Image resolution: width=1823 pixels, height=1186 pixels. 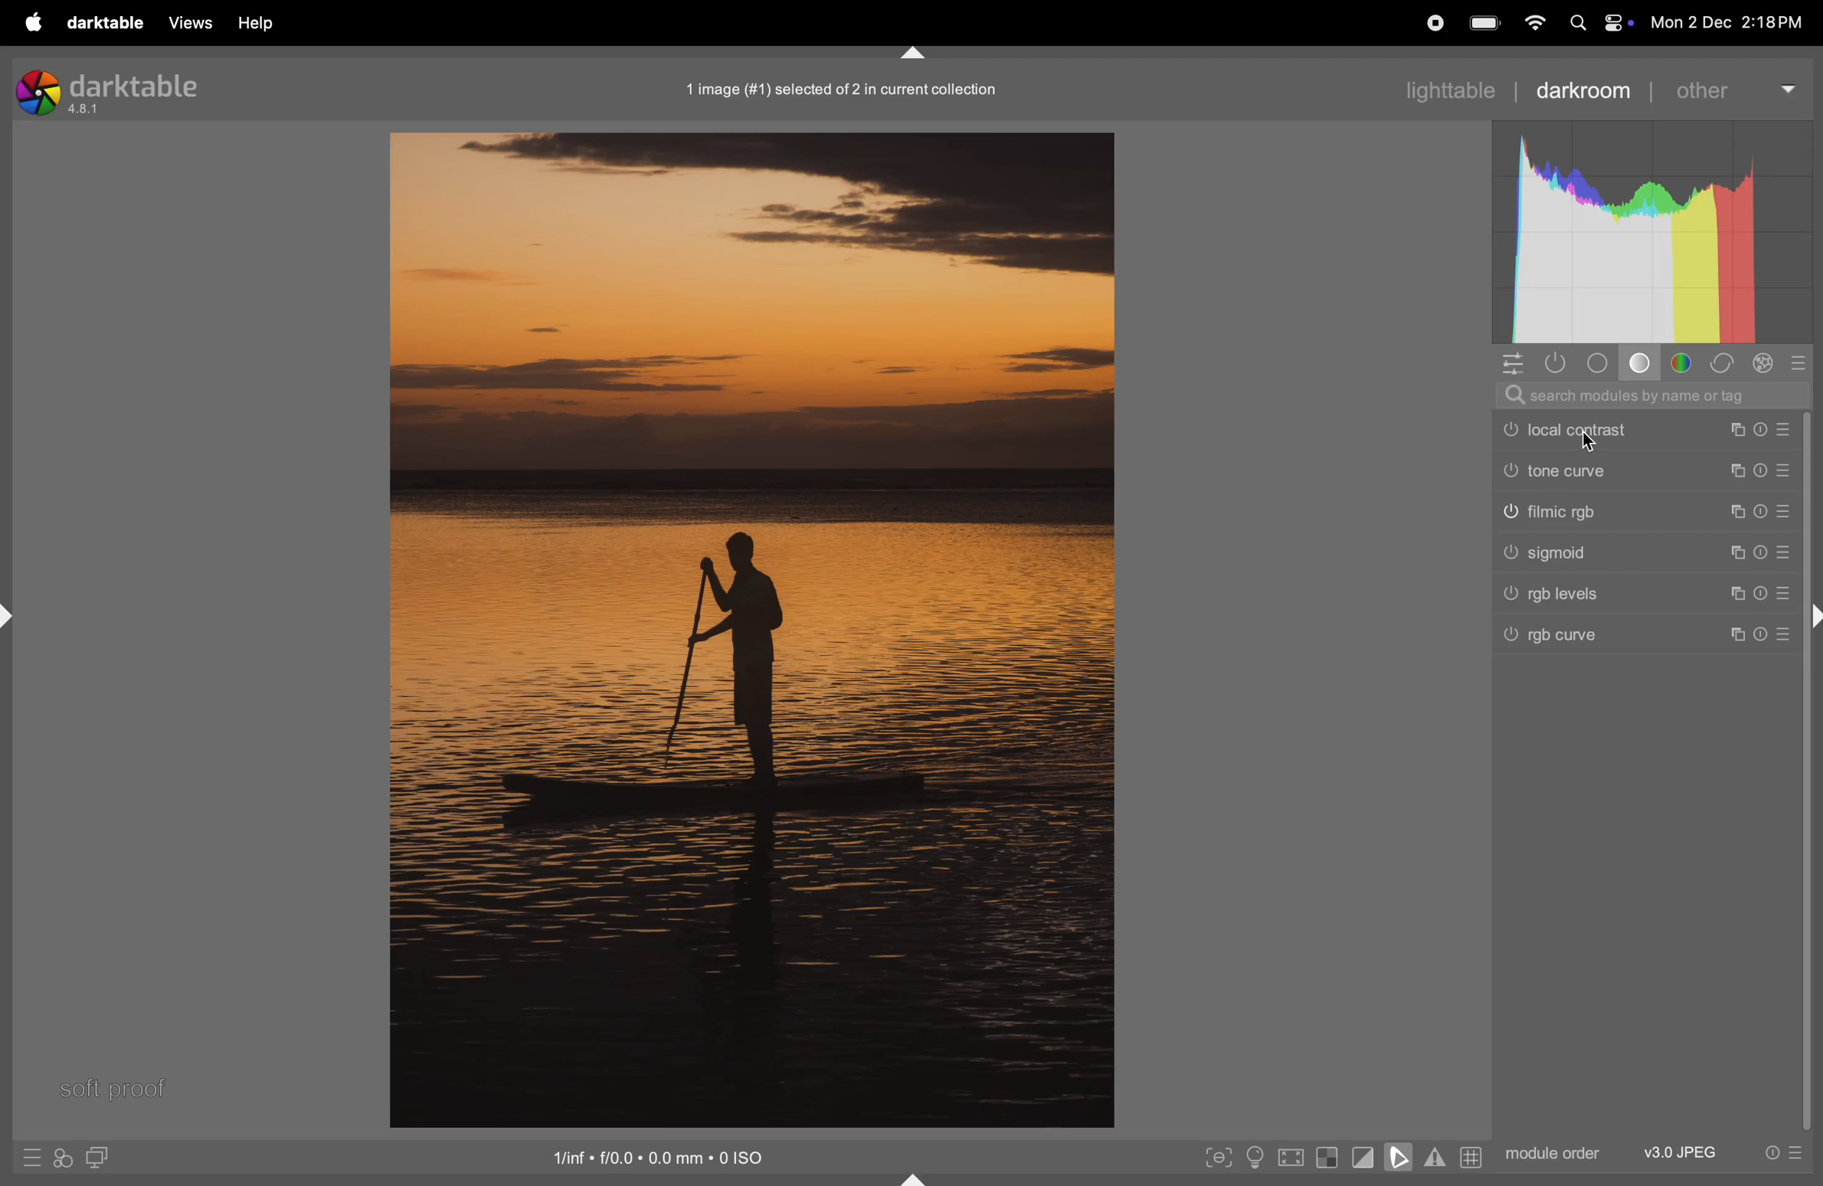 I want to click on base, so click(x=1598, y=362).